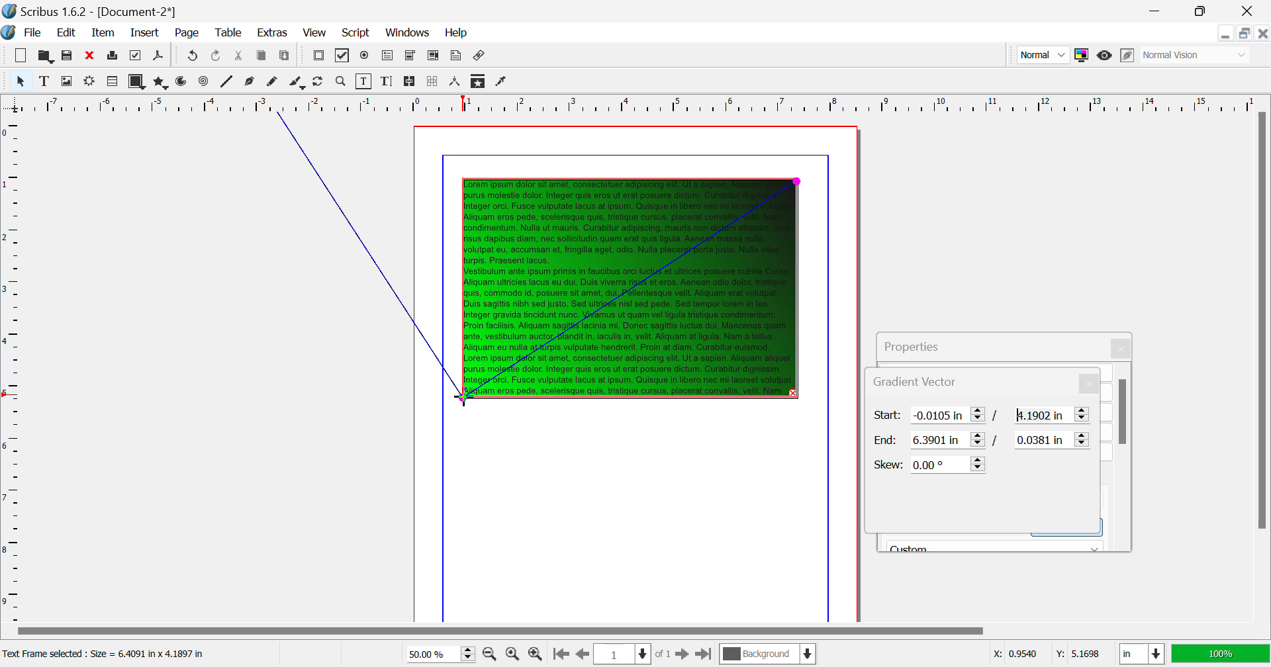 The width and height of the screenshot is (1271, 667). What do you see at coordinates (136, 81) in the screenshot?
I see `Shapes` at bounding box center [136, 81].